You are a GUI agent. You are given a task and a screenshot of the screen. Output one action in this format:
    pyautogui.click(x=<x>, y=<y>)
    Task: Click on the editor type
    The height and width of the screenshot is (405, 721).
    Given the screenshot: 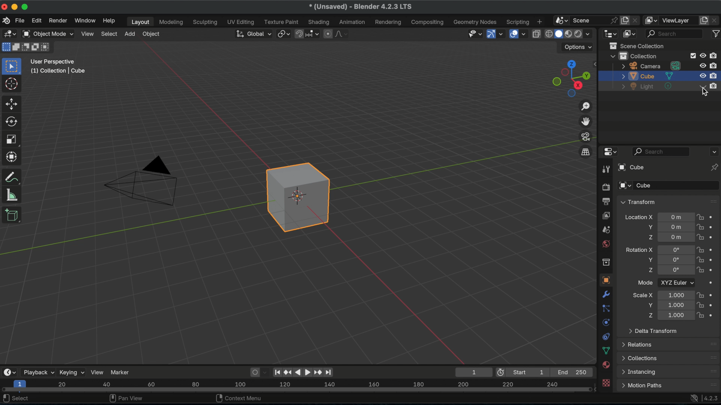 What is the action you would take?
    pyautogui.click(x=10, y=33)
    